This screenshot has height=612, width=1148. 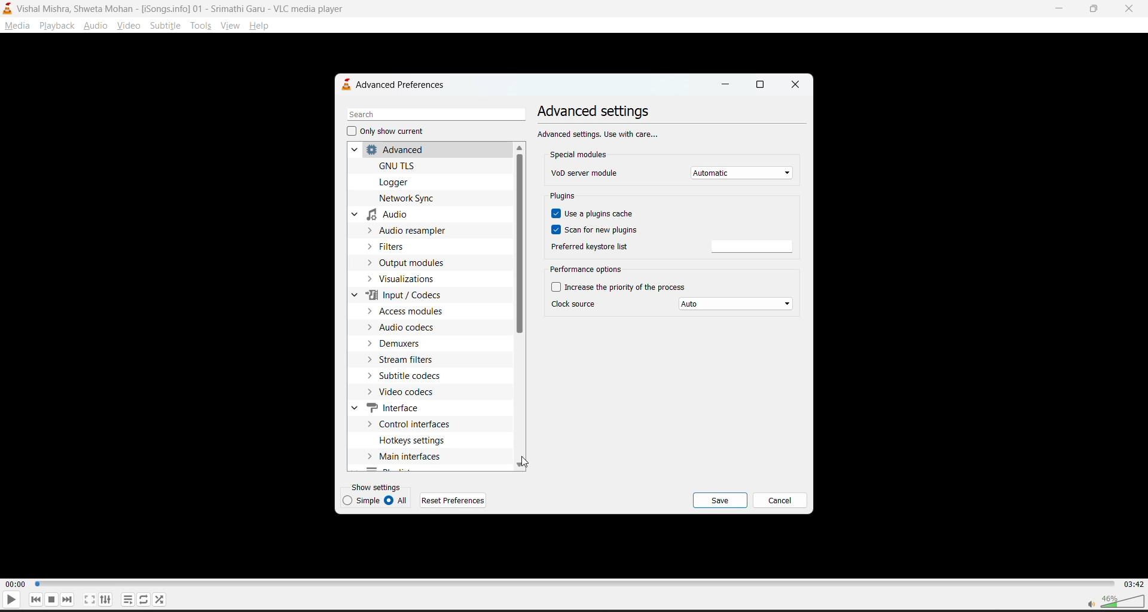 I want to click on advanced, so click(x=386, y=151).